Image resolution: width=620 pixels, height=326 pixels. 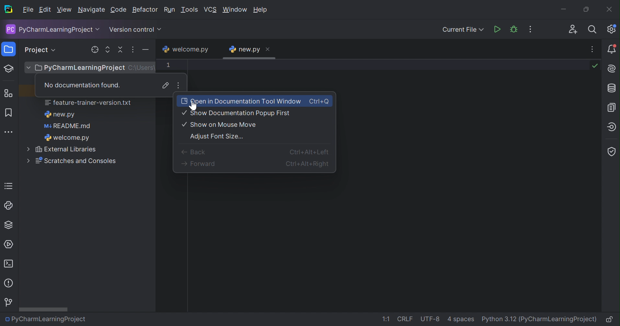 I want to click on Minimize, so click(x=565, y=9).